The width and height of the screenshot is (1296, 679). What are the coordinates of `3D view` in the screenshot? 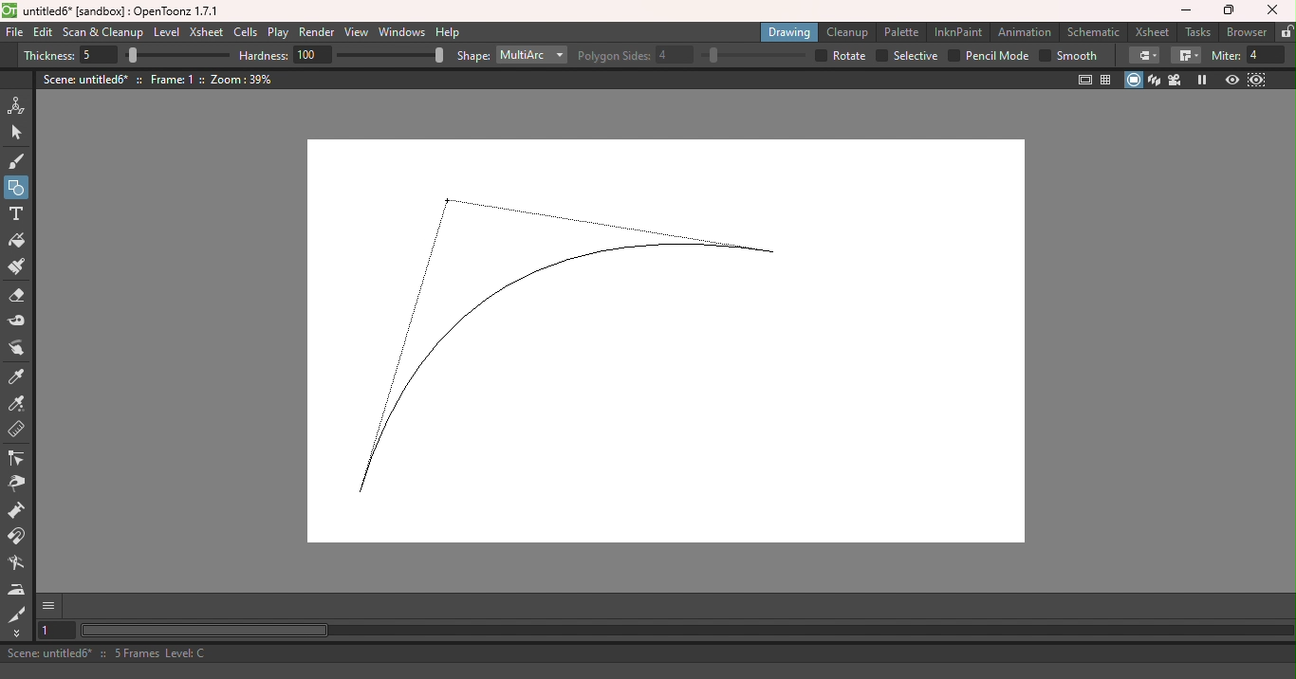 It's located at (1155, 80).